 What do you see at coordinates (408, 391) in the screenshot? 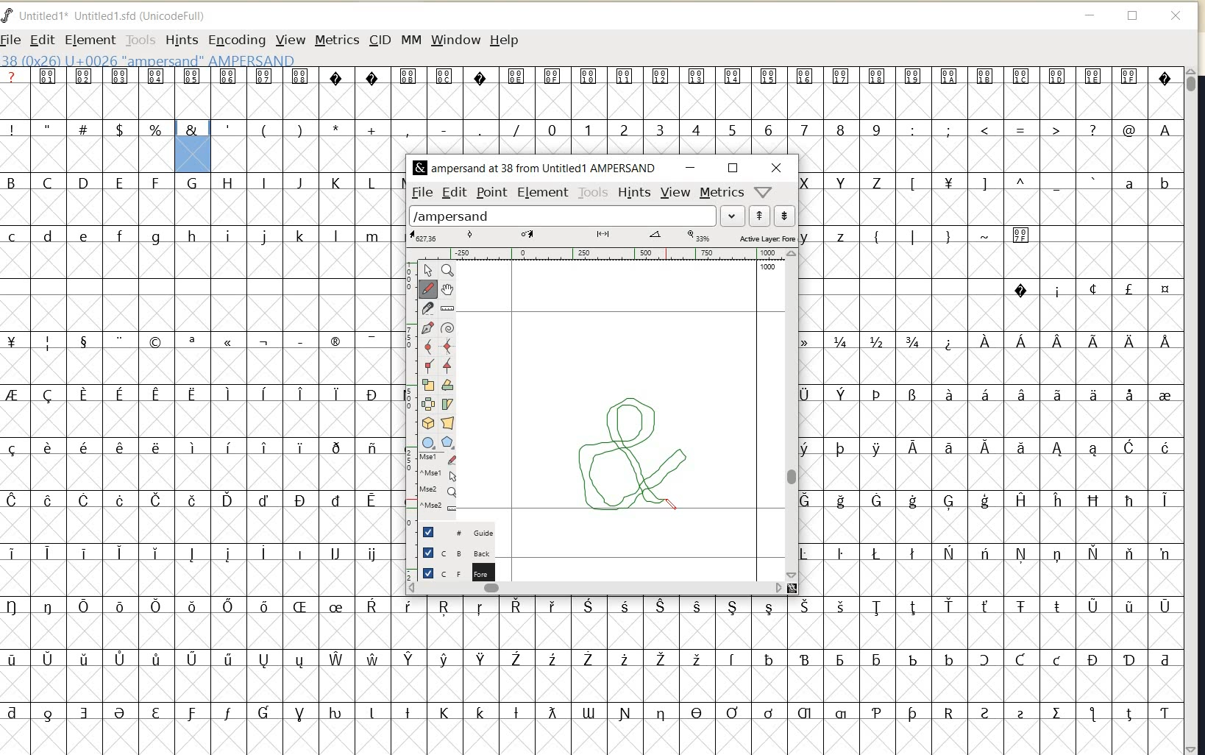
I see `SCALE` at bounding box center [408, 391].